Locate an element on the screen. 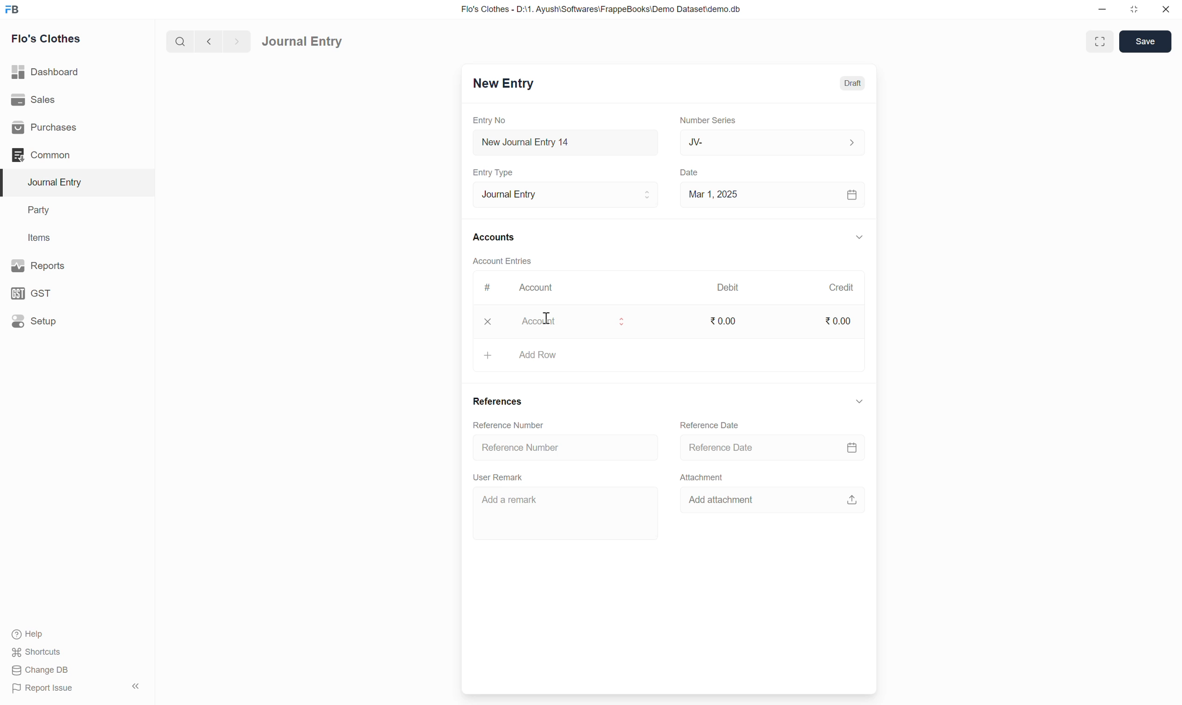  FB is located at coordinates (12, 10).